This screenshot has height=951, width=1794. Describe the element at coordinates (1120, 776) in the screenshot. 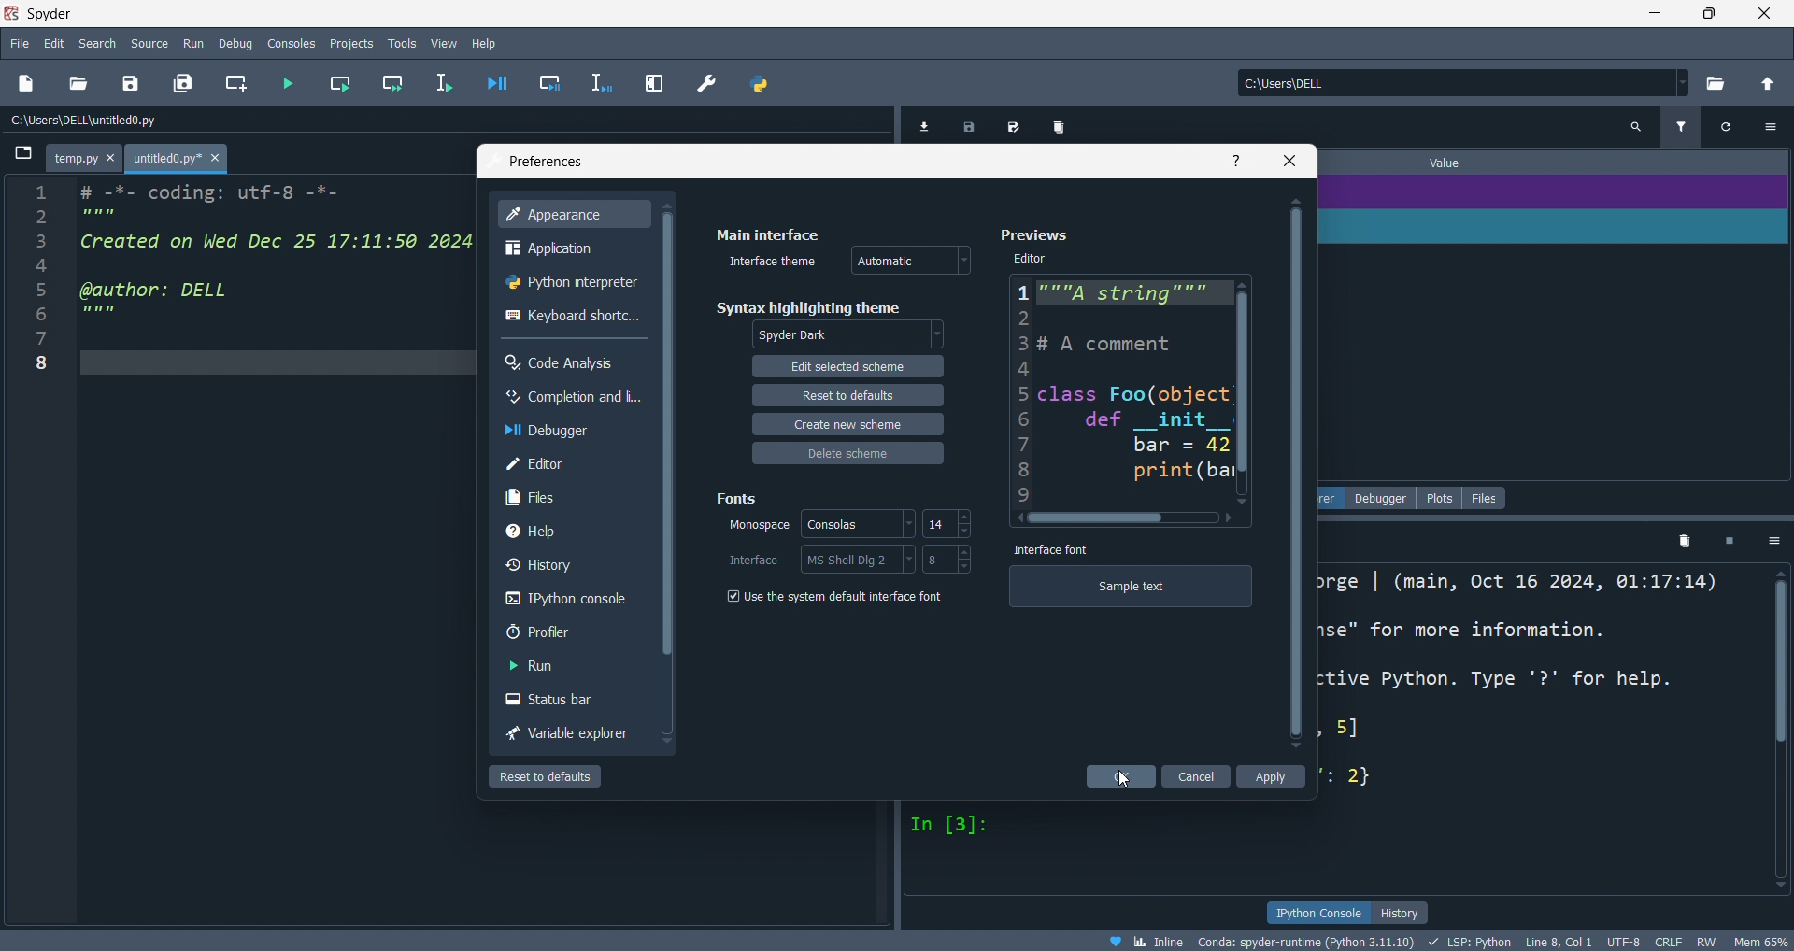

I see `cursor` at that location.